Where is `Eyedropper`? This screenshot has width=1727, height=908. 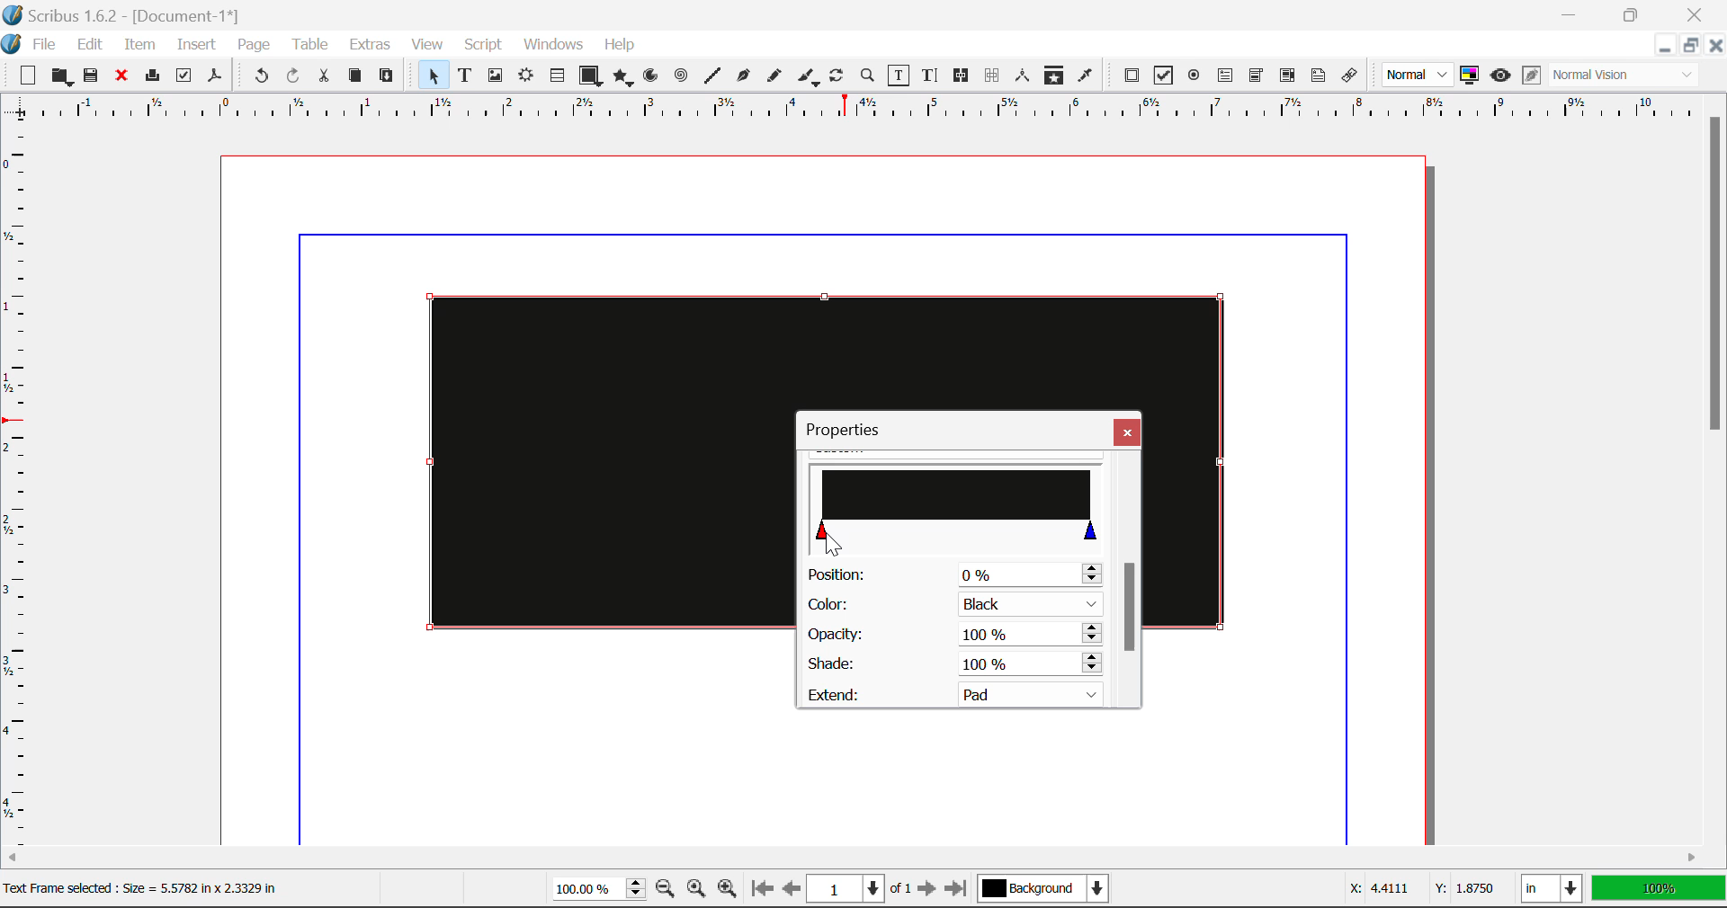 Eyedropper is located at coordinates (1085, 78).